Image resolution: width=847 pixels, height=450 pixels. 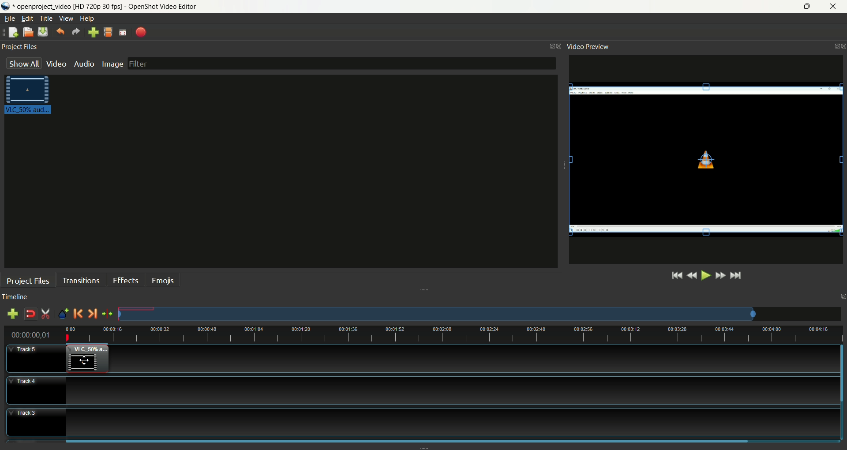 I want to click on jump to end, so click(x=737, y=276).